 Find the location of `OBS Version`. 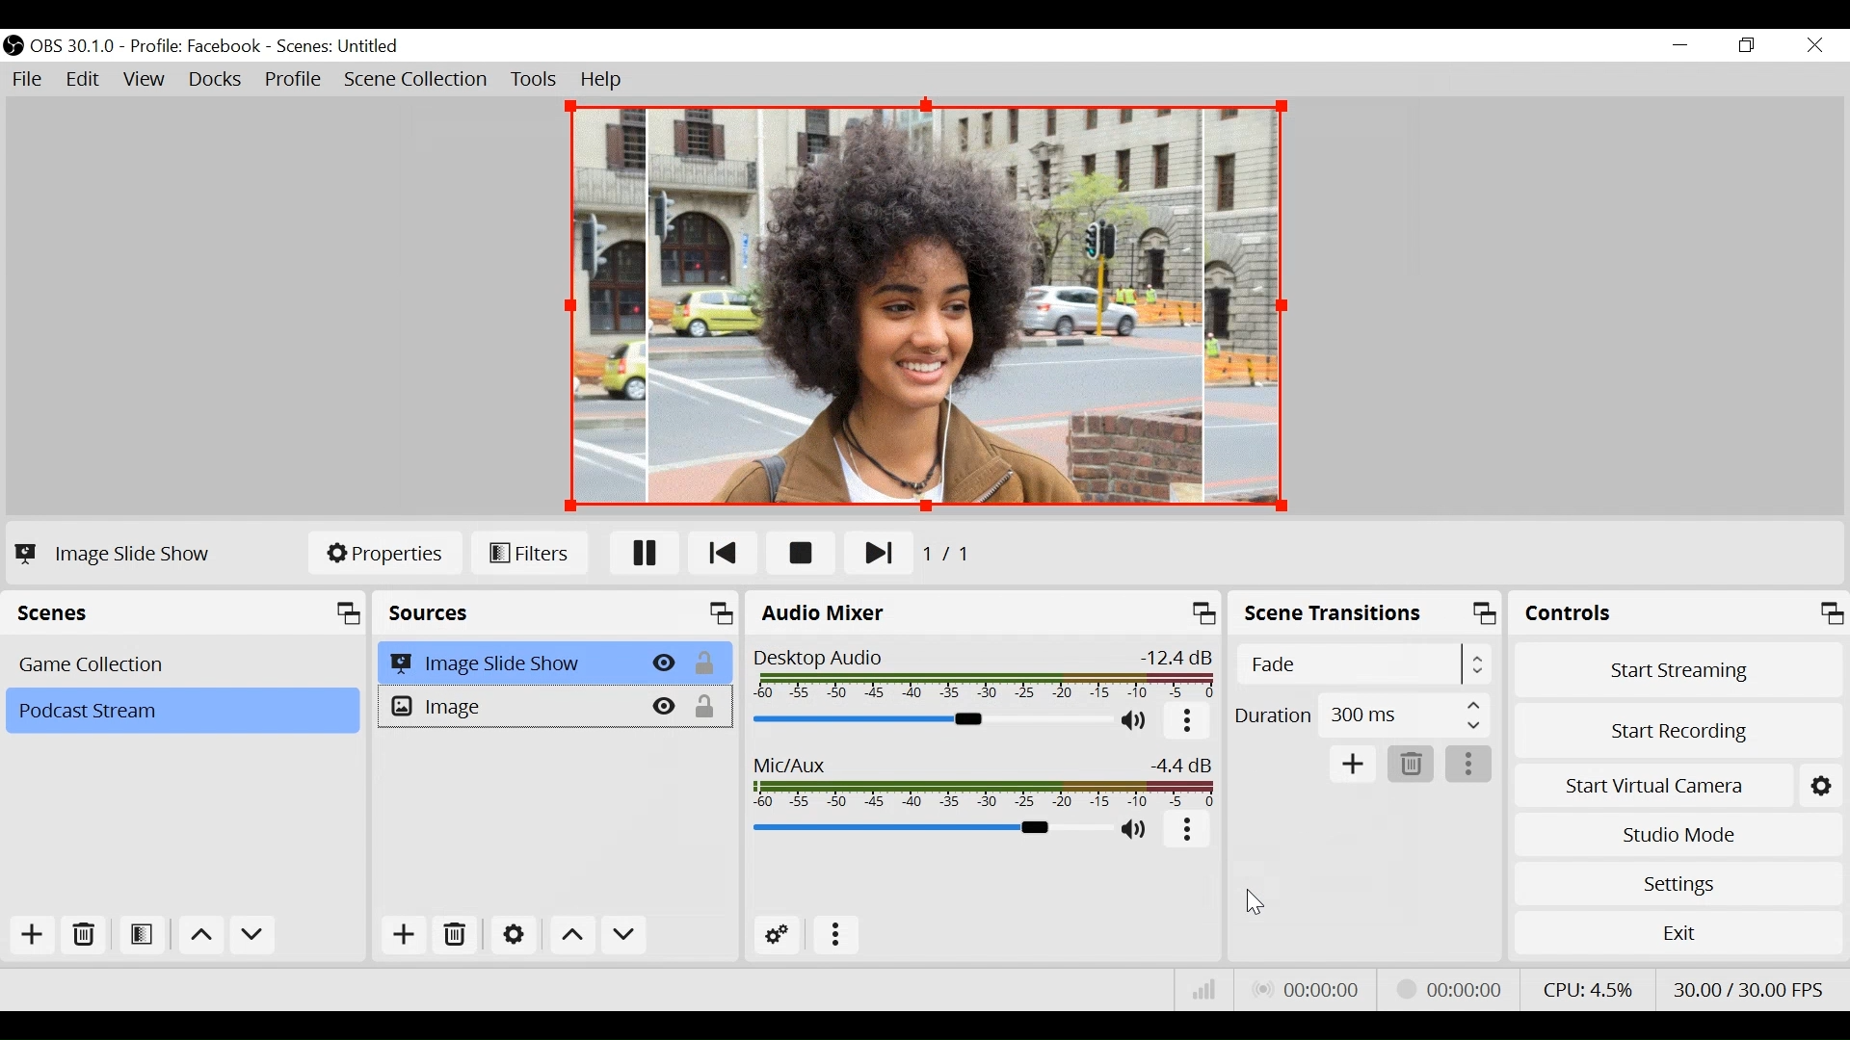

OBS Version is located at coordinates (76, 46).